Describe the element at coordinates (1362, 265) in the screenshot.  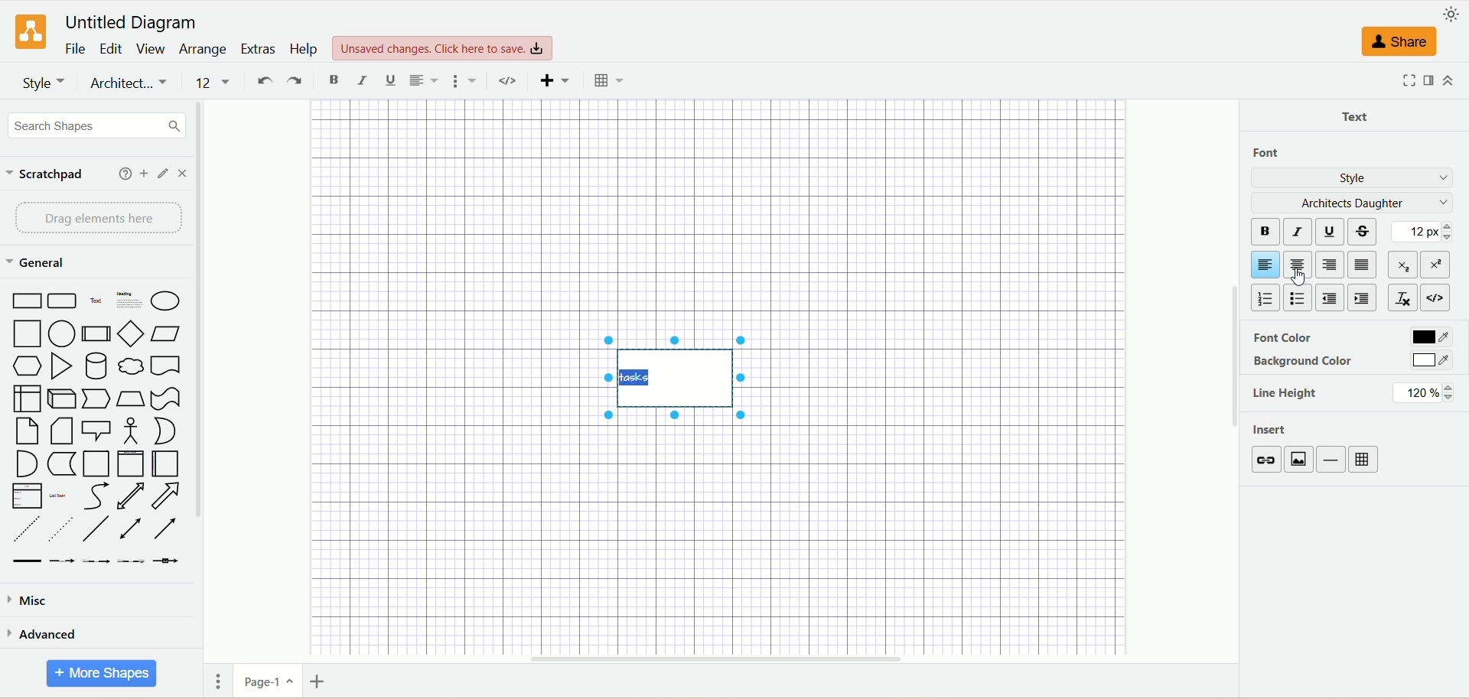
I see `block` at that location.